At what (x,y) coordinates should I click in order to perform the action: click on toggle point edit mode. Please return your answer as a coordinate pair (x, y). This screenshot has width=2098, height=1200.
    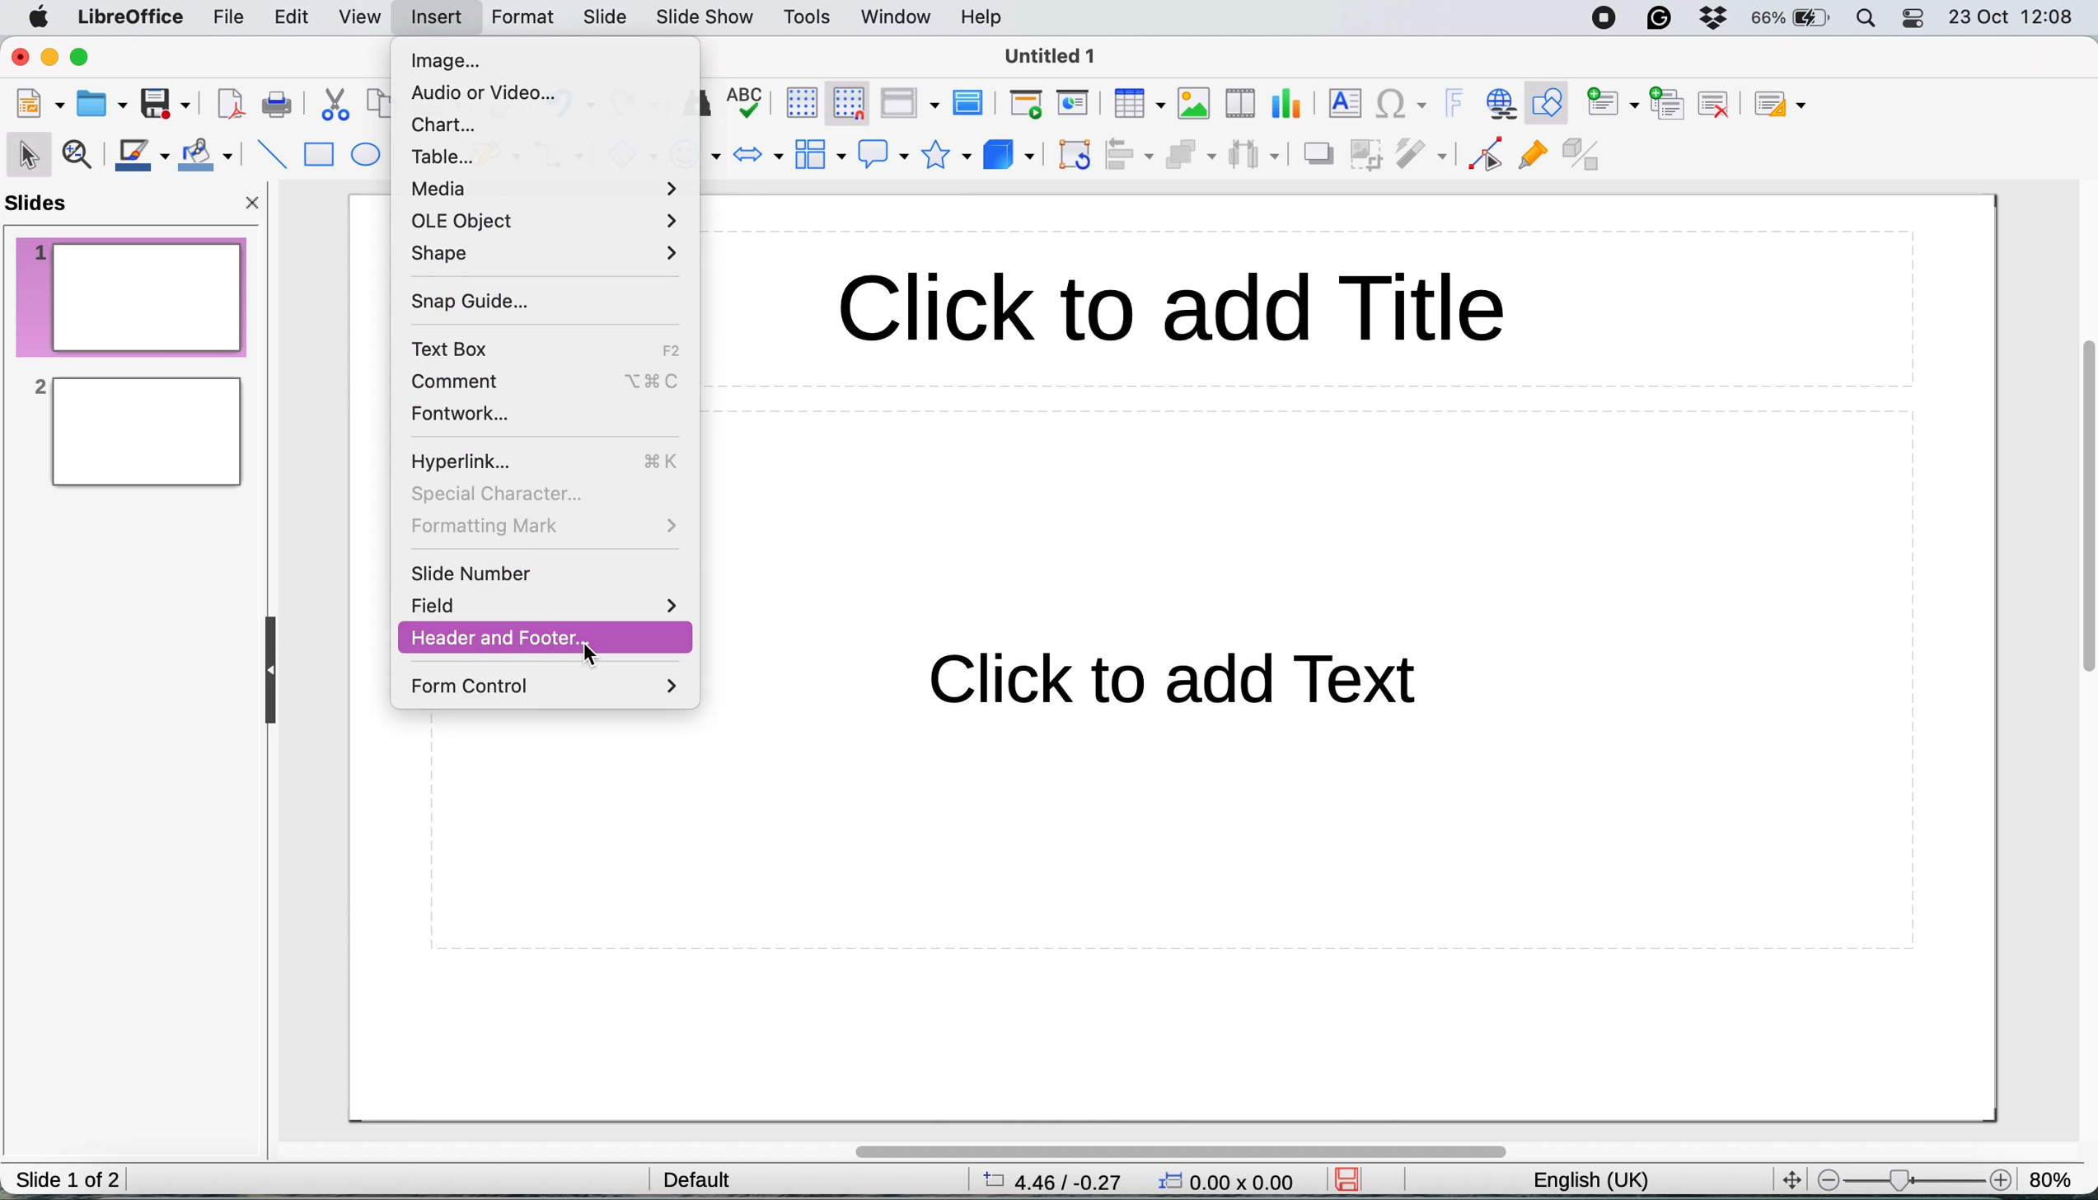
    Looking at the image, I should click on (1486, 158).